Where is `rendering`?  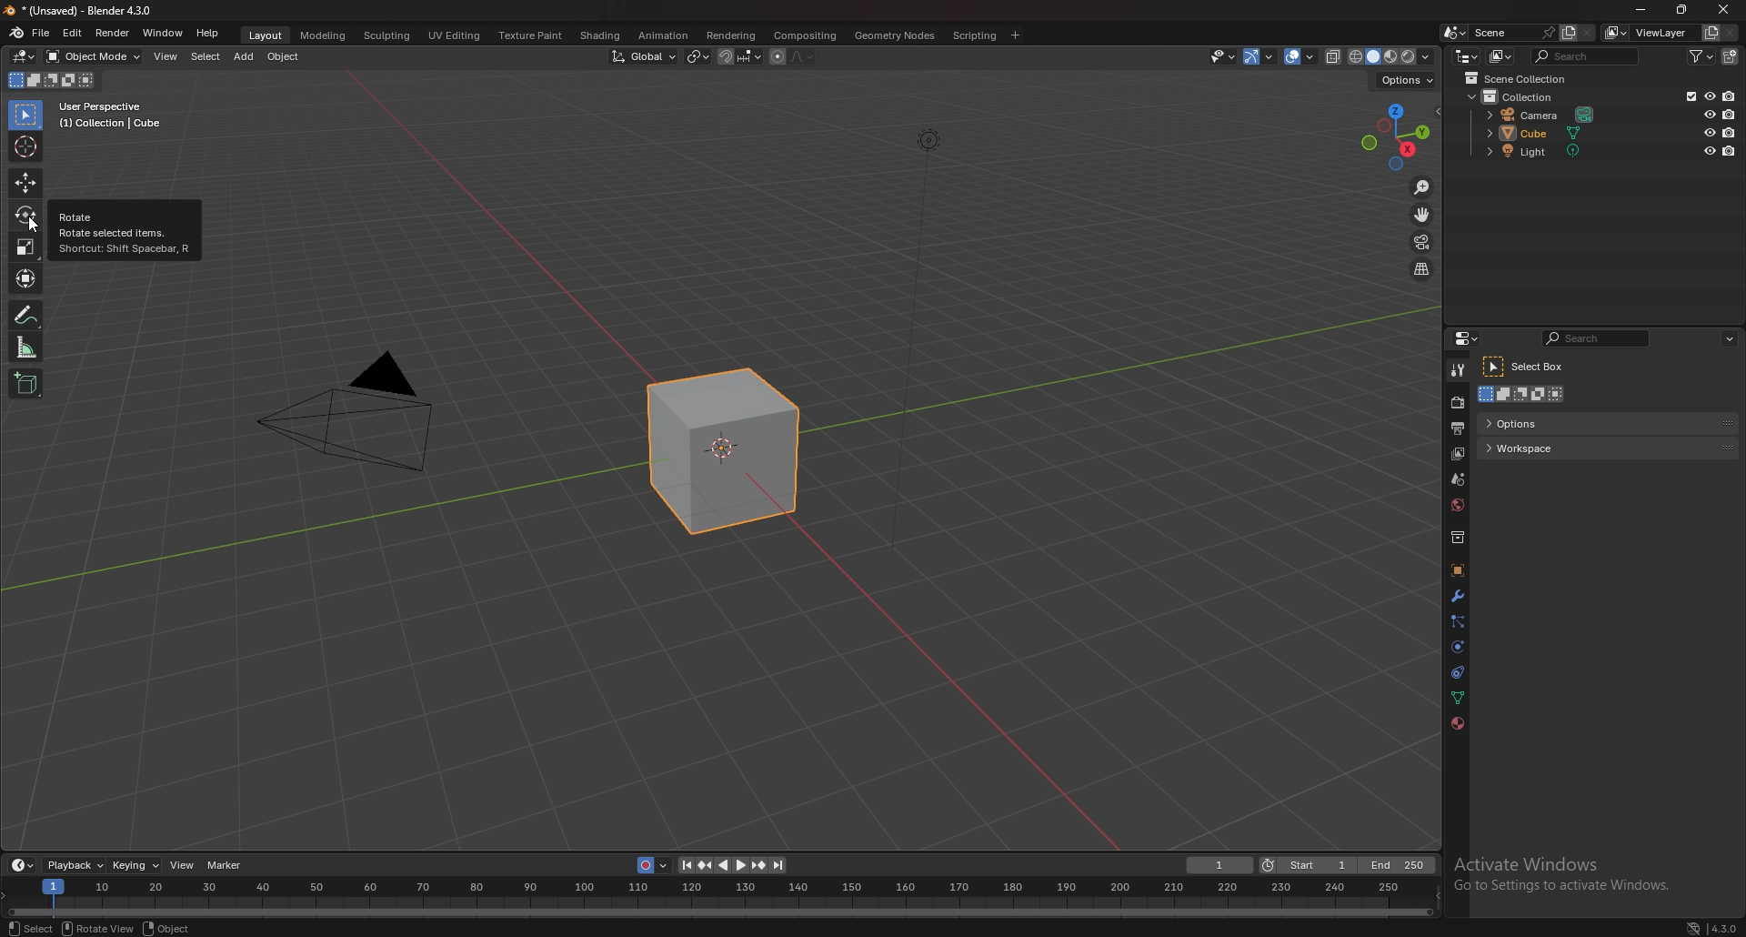 rendering is located at coordinates (729, 35).